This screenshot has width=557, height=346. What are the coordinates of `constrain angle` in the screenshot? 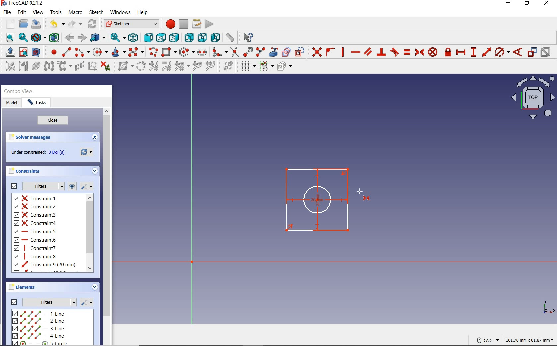 It's located at (518, 52).